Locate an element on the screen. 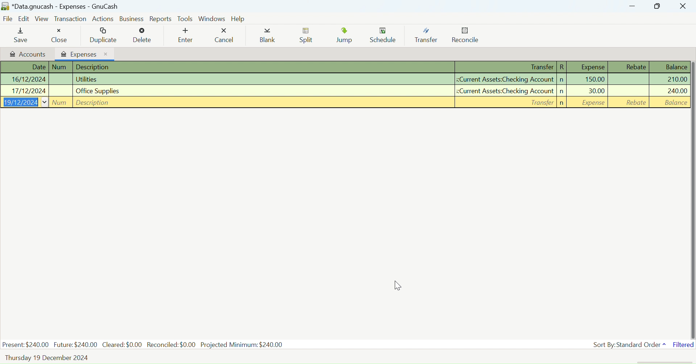 The height and width of the screenshot is (364, 696). Tools is located at coordinates (185, 18).